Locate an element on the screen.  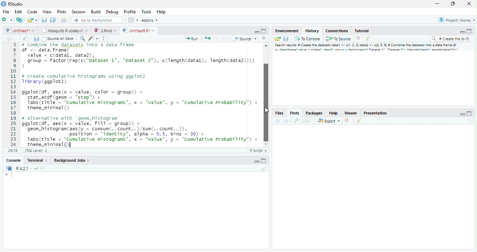
Zoom is located at coordinates (302, 121).